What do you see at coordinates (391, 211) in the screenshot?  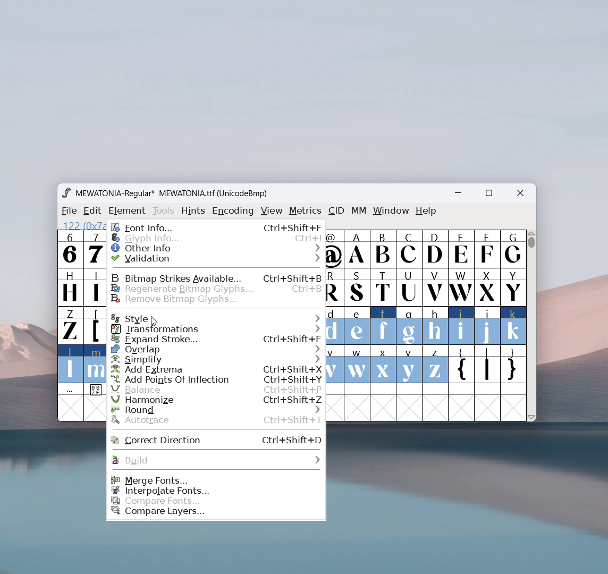 I see `window` at bounding box center [391, 211].